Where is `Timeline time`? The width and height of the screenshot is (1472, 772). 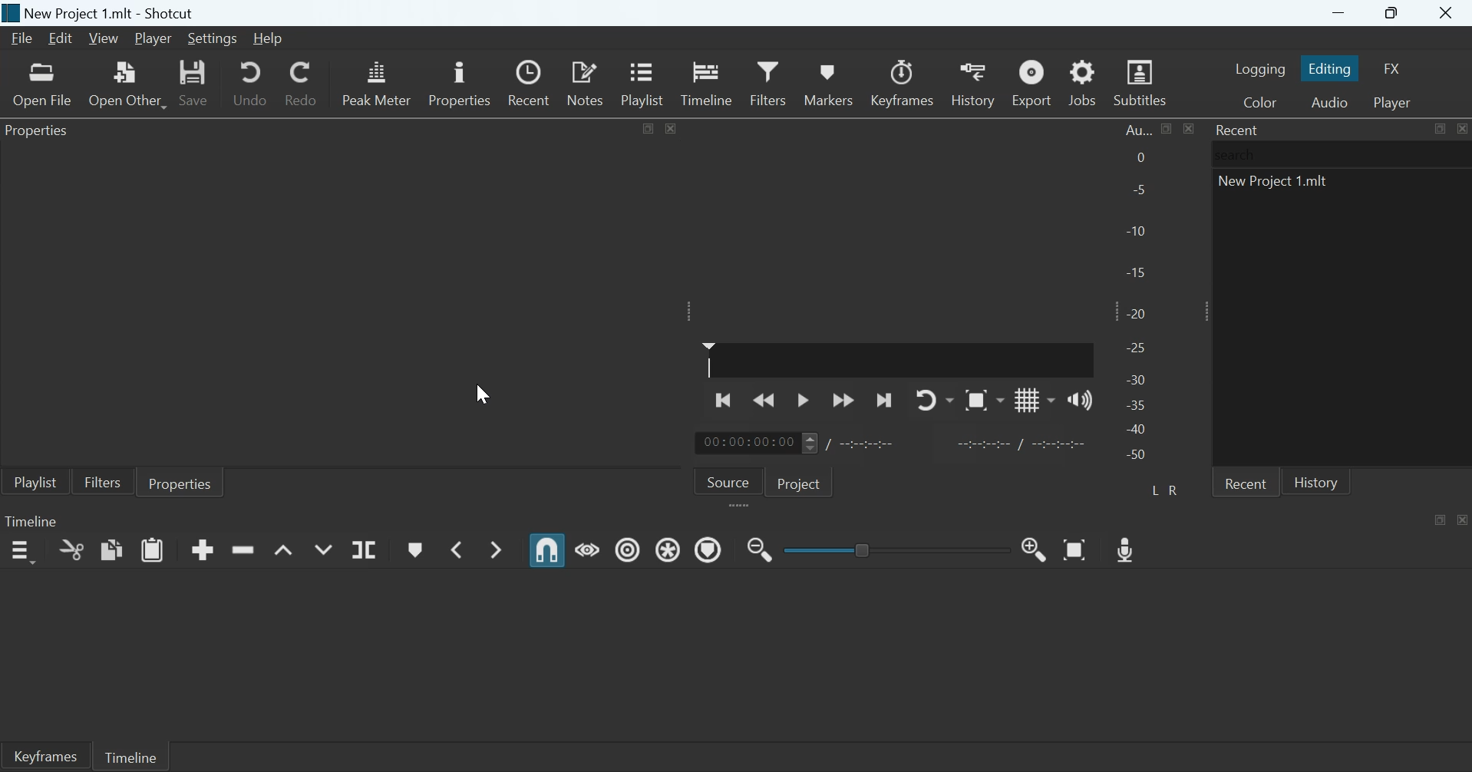
Timeline time is located at coordinates (746, 443).